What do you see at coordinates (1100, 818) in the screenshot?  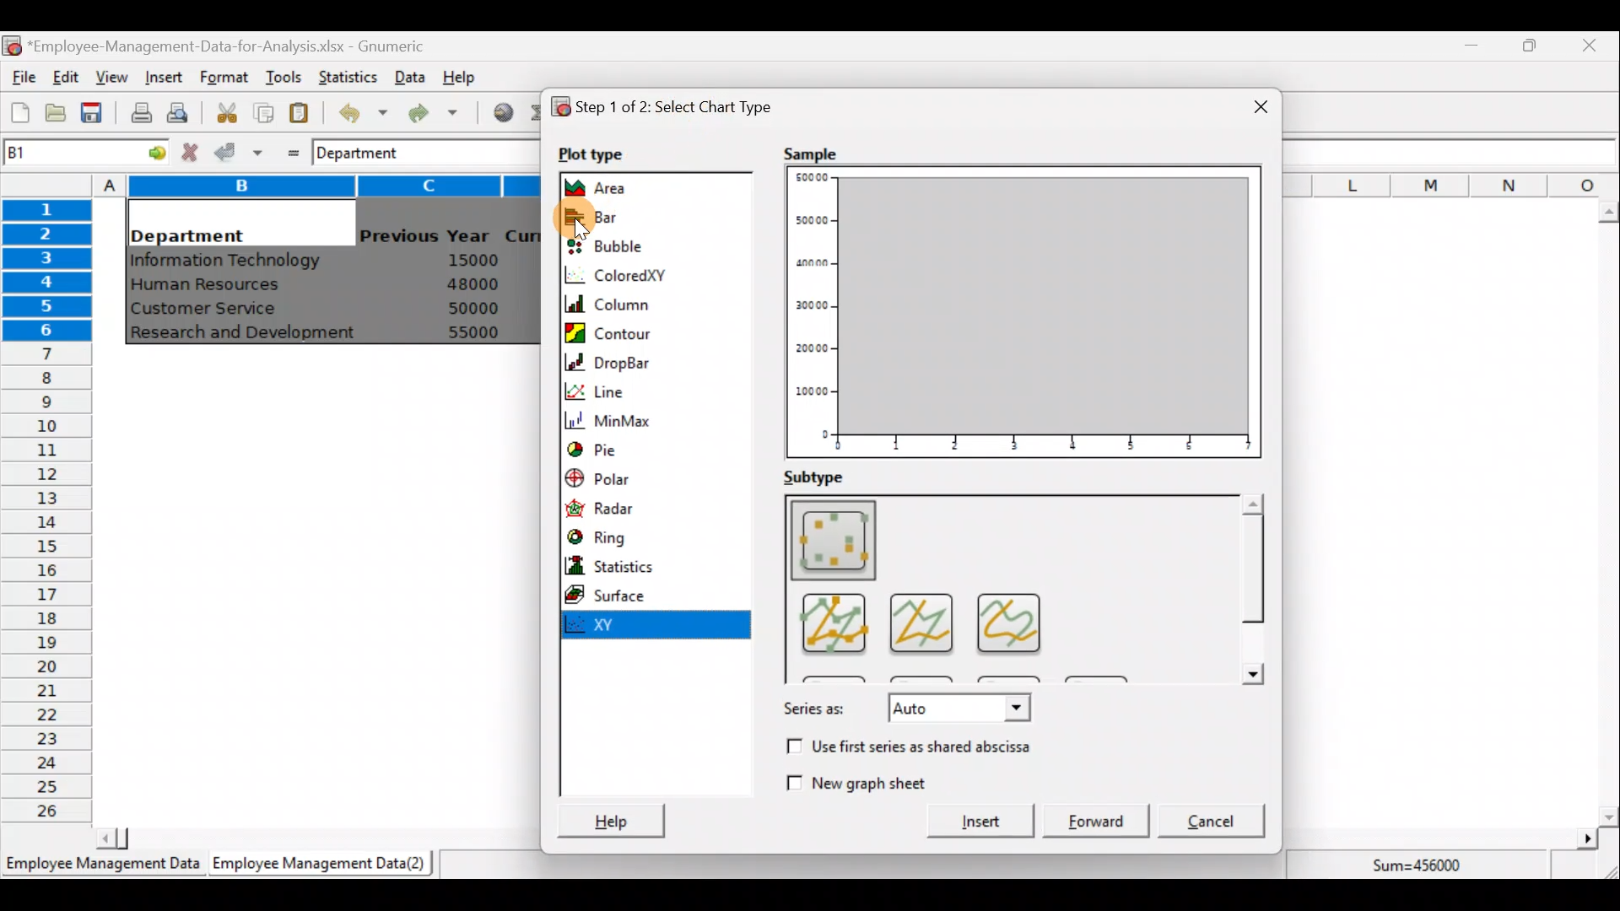 I see `Forward` at bounding box center [1100, 818].